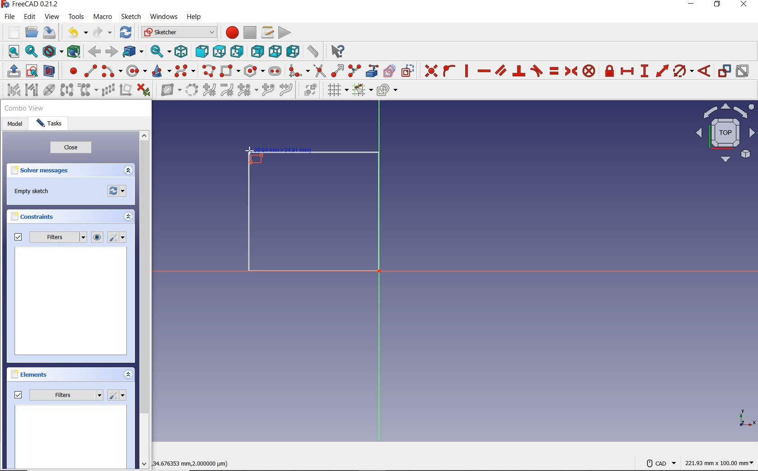 This screenshot has height=471, width=758. I want to click on what's this?, so click(335, 52).